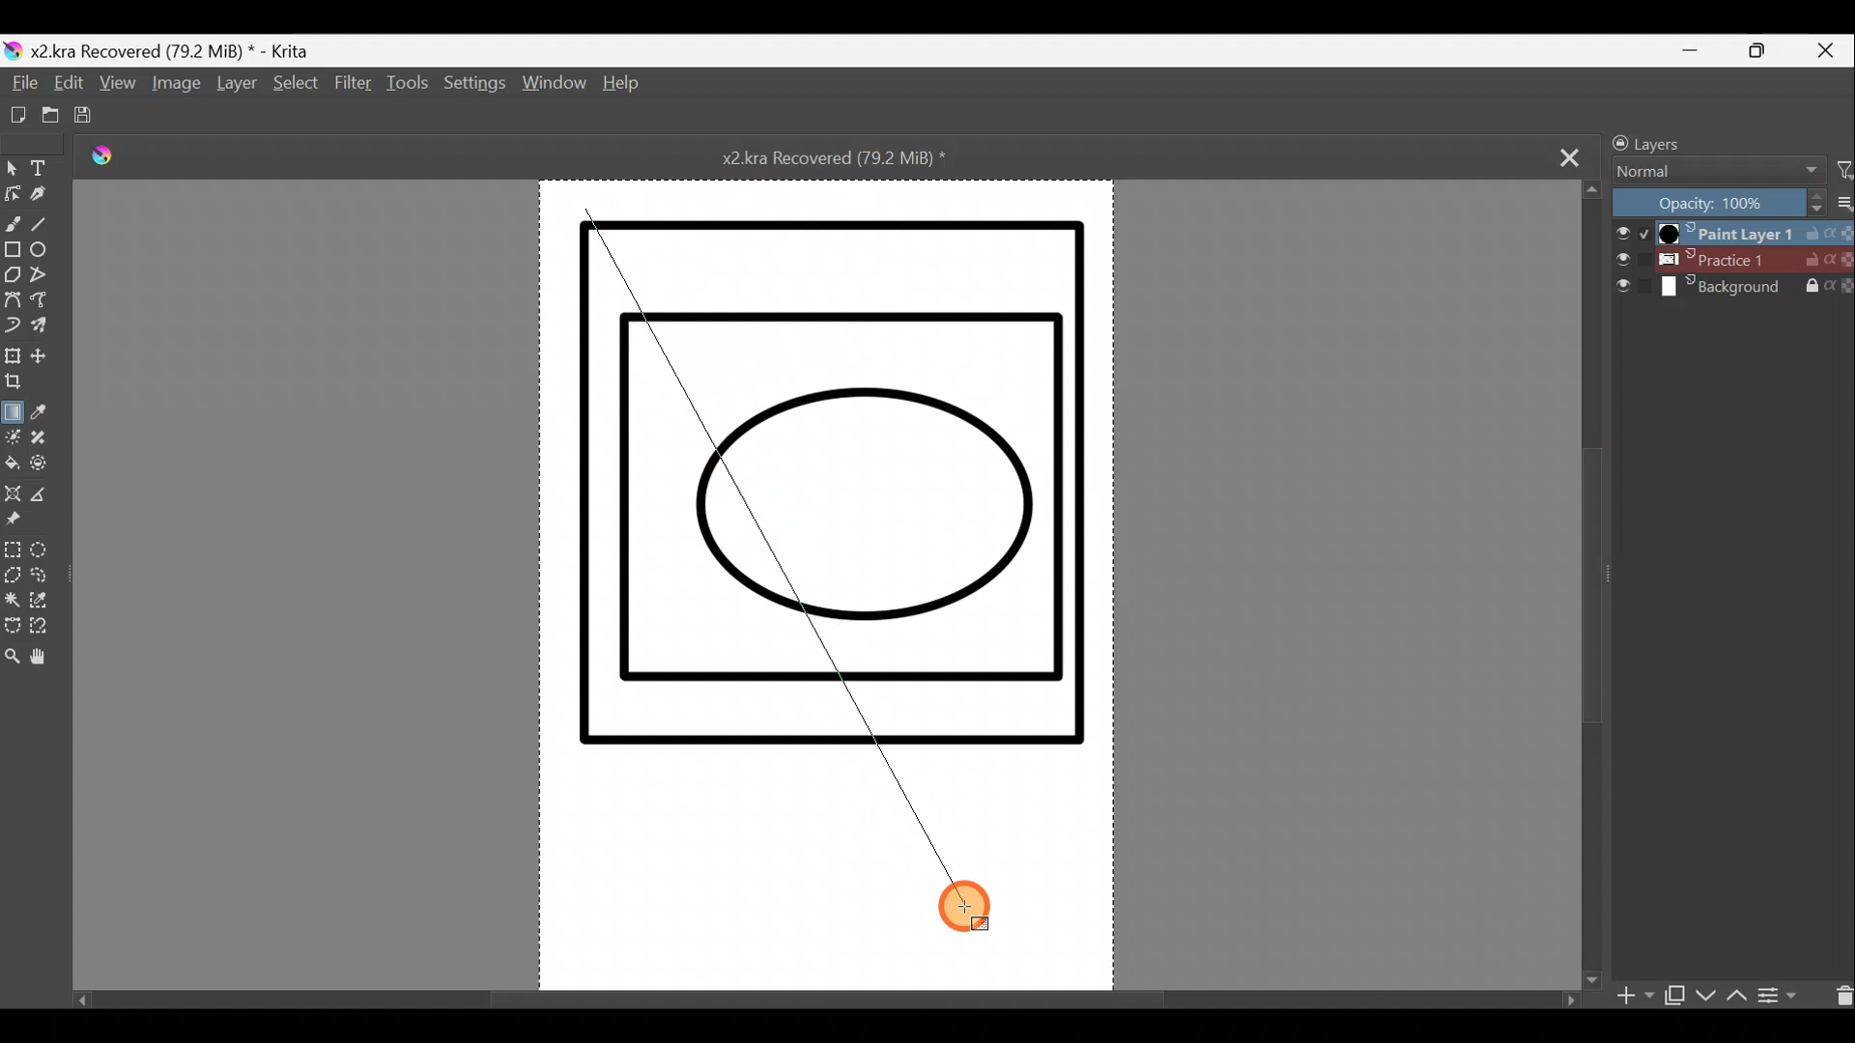 The image size is (1855, 1043). I want to click on Layers, so click(1698, 140).